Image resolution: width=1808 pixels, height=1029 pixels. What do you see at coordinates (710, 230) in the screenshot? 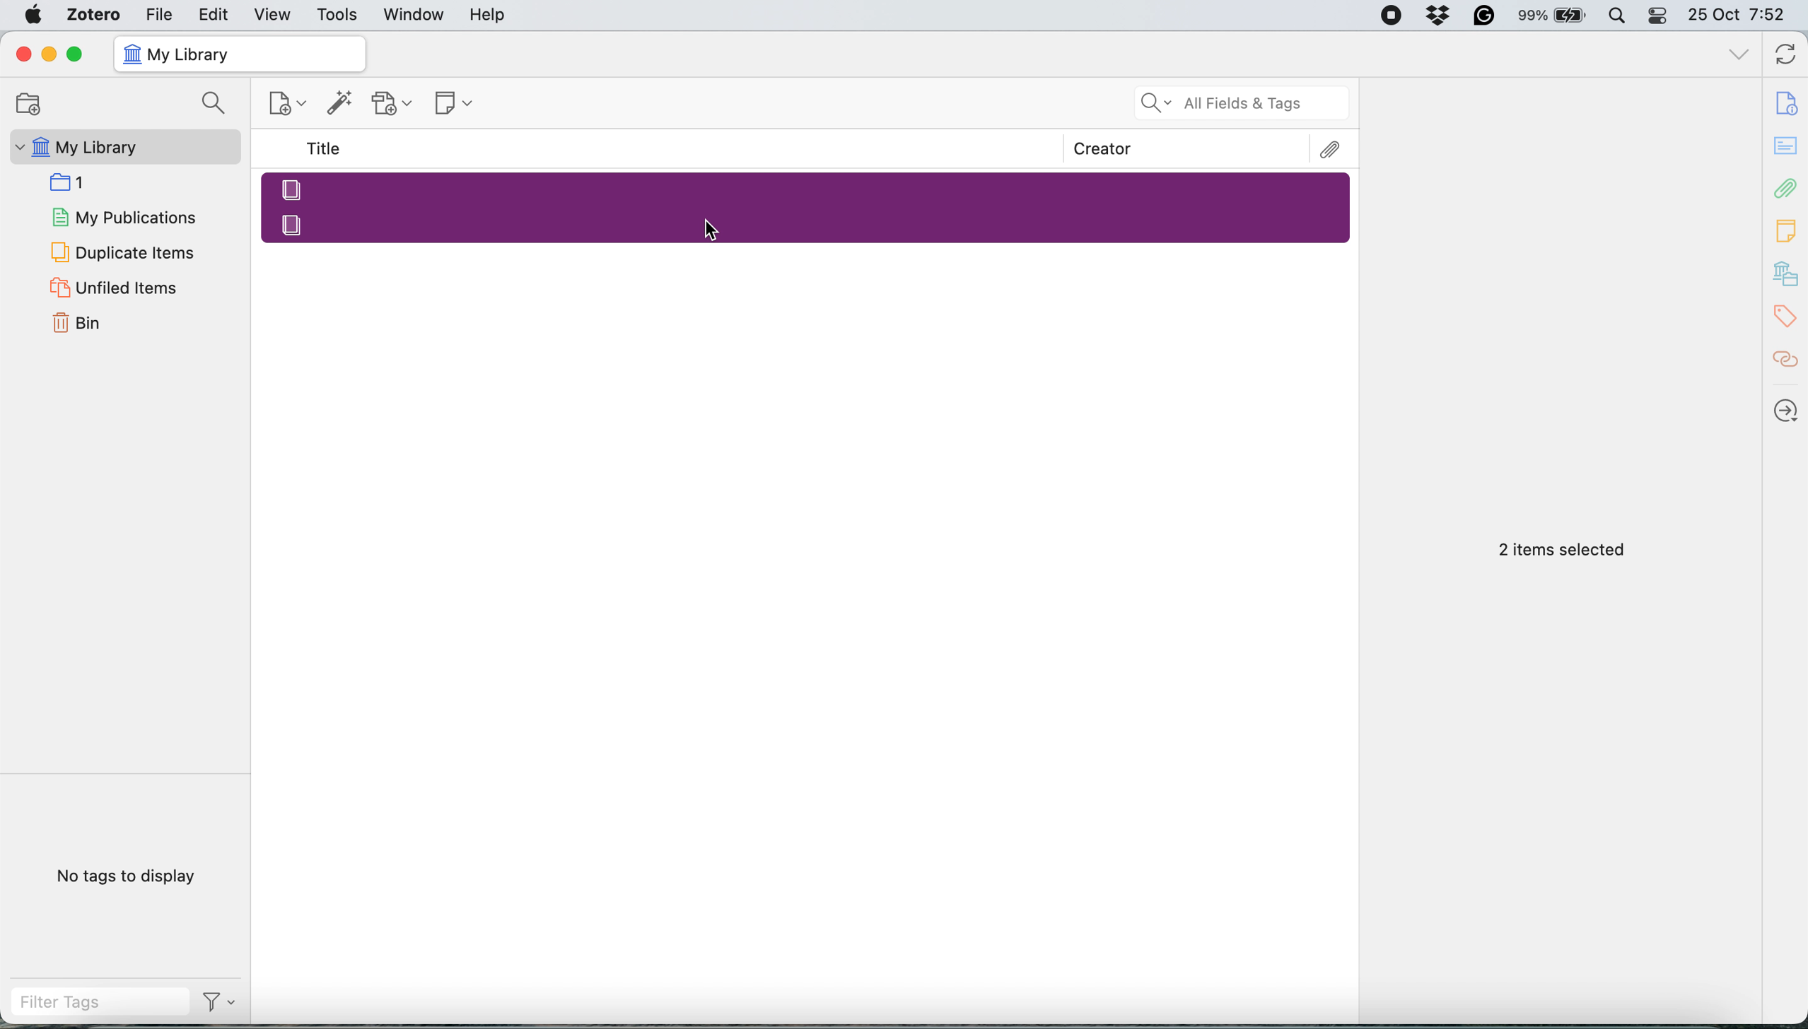
I see `Cursor Position` at bounding box center [710, 230].